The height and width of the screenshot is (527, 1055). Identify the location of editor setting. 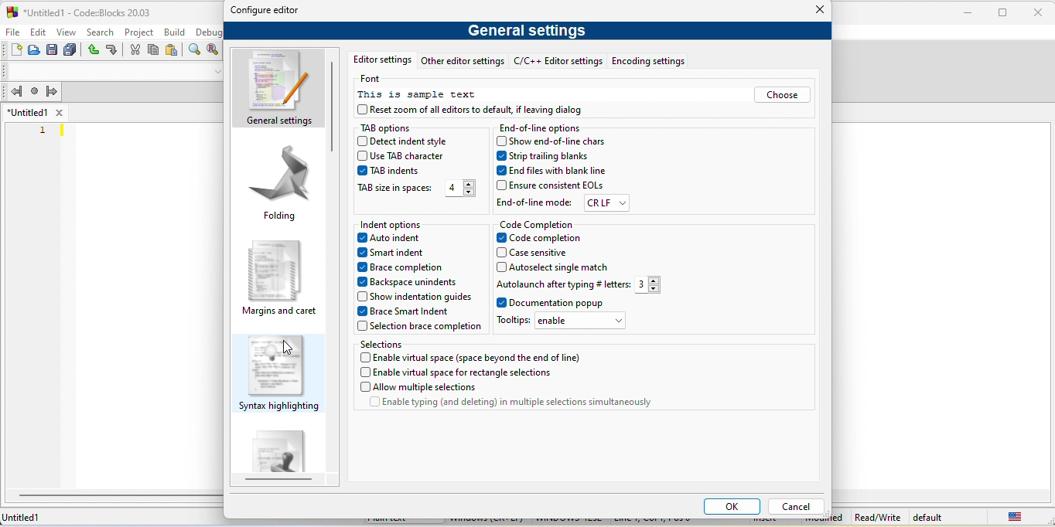
(384, 59).